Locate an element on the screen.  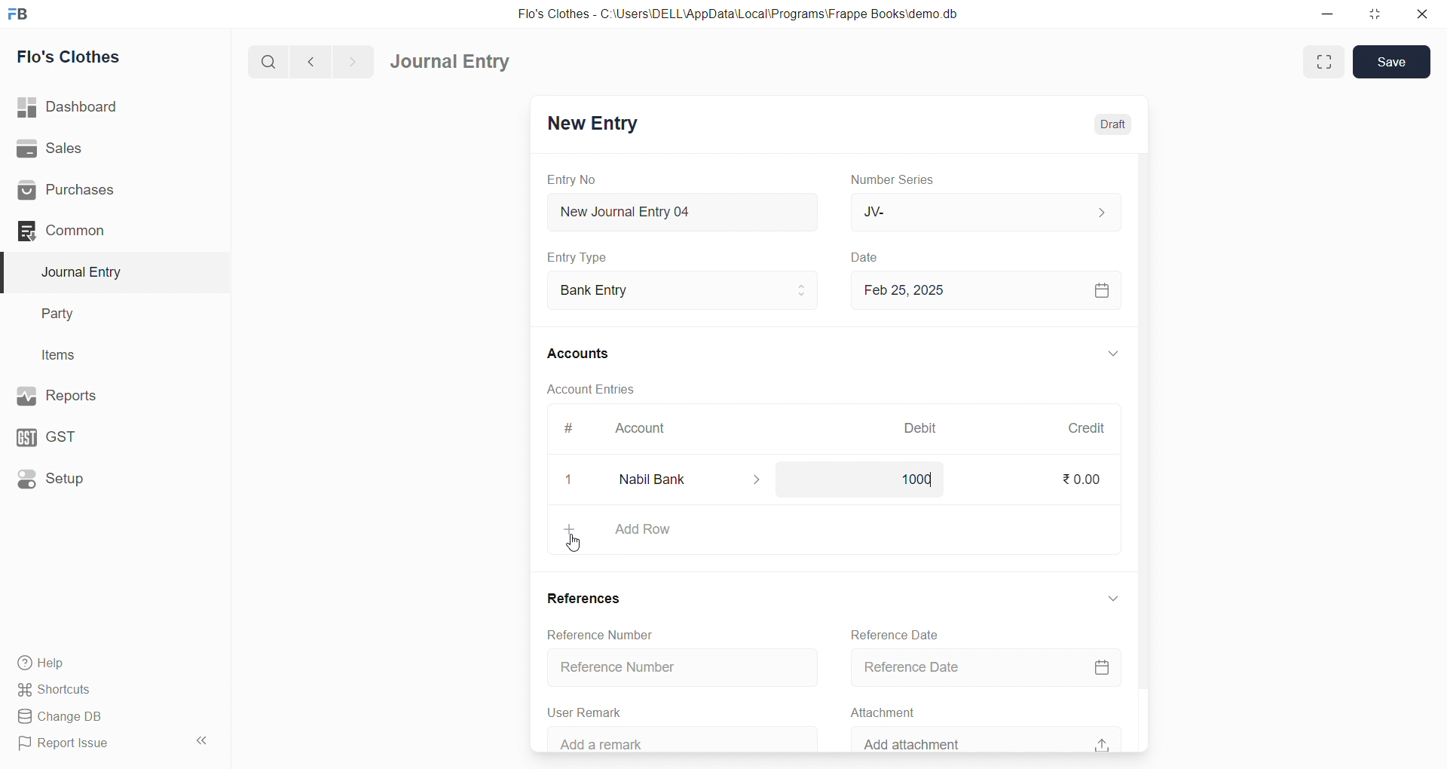
Reference Number is located at coordinates (670, 667).